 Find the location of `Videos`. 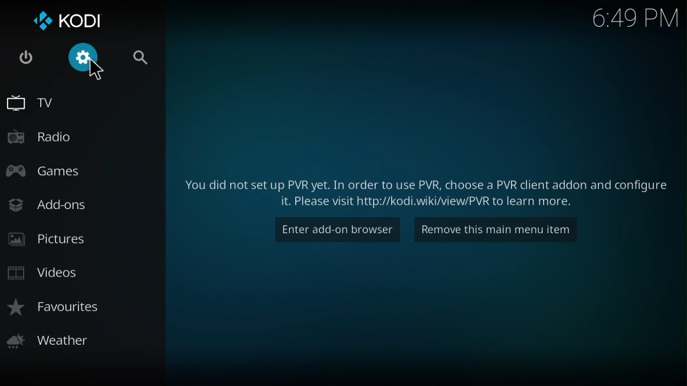

Videos is located at coordinates (53, 274).